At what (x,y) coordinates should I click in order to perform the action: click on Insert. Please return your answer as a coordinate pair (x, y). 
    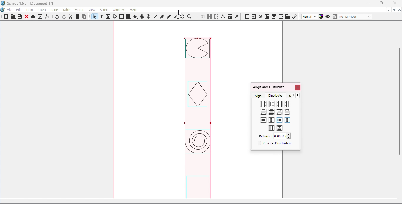
    Looking at the image, I should click on (43, 9).